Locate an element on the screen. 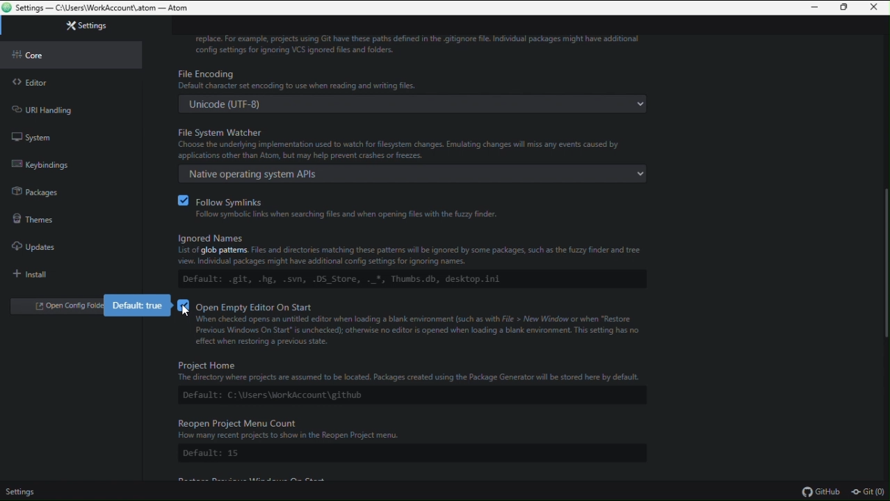 The width and height of the screenshot is (890, 501). ignored names is located at coordinates (413, 245).